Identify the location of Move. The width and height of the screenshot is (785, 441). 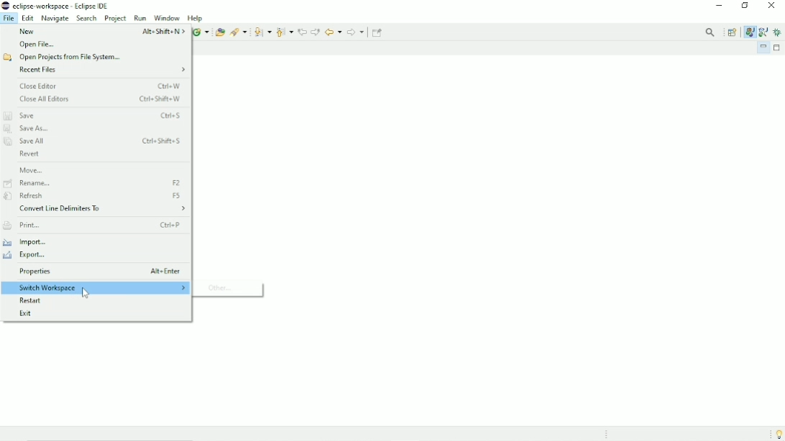
(32, 170).